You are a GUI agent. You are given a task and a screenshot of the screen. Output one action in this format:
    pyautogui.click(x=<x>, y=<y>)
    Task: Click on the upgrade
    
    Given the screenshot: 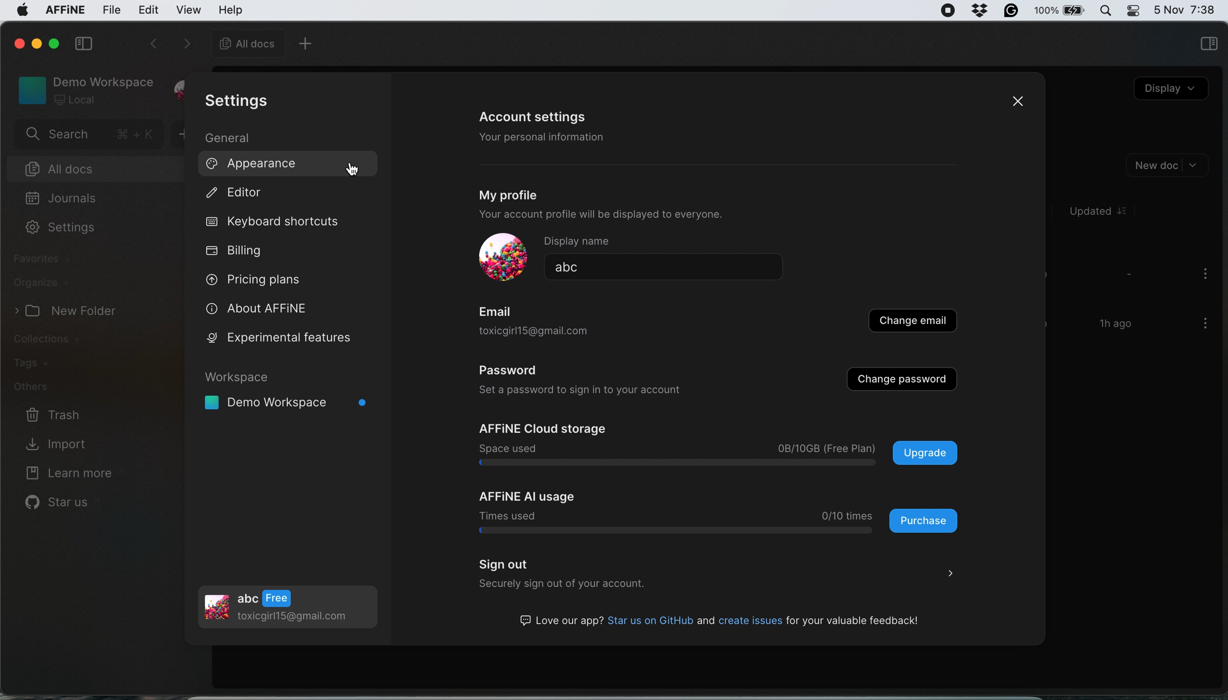 What is the action you would take?
    pyautogui.click(x=927, y=452)
    